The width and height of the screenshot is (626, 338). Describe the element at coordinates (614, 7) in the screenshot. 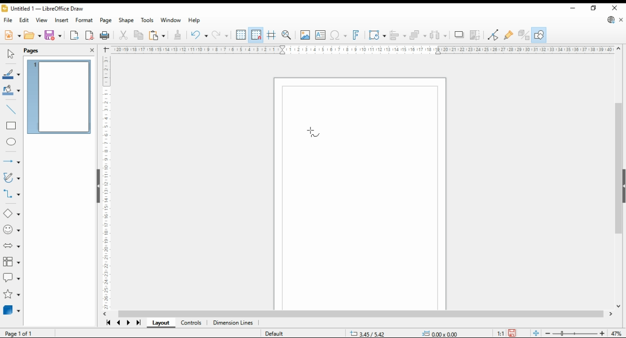

I see `close window` at that location.